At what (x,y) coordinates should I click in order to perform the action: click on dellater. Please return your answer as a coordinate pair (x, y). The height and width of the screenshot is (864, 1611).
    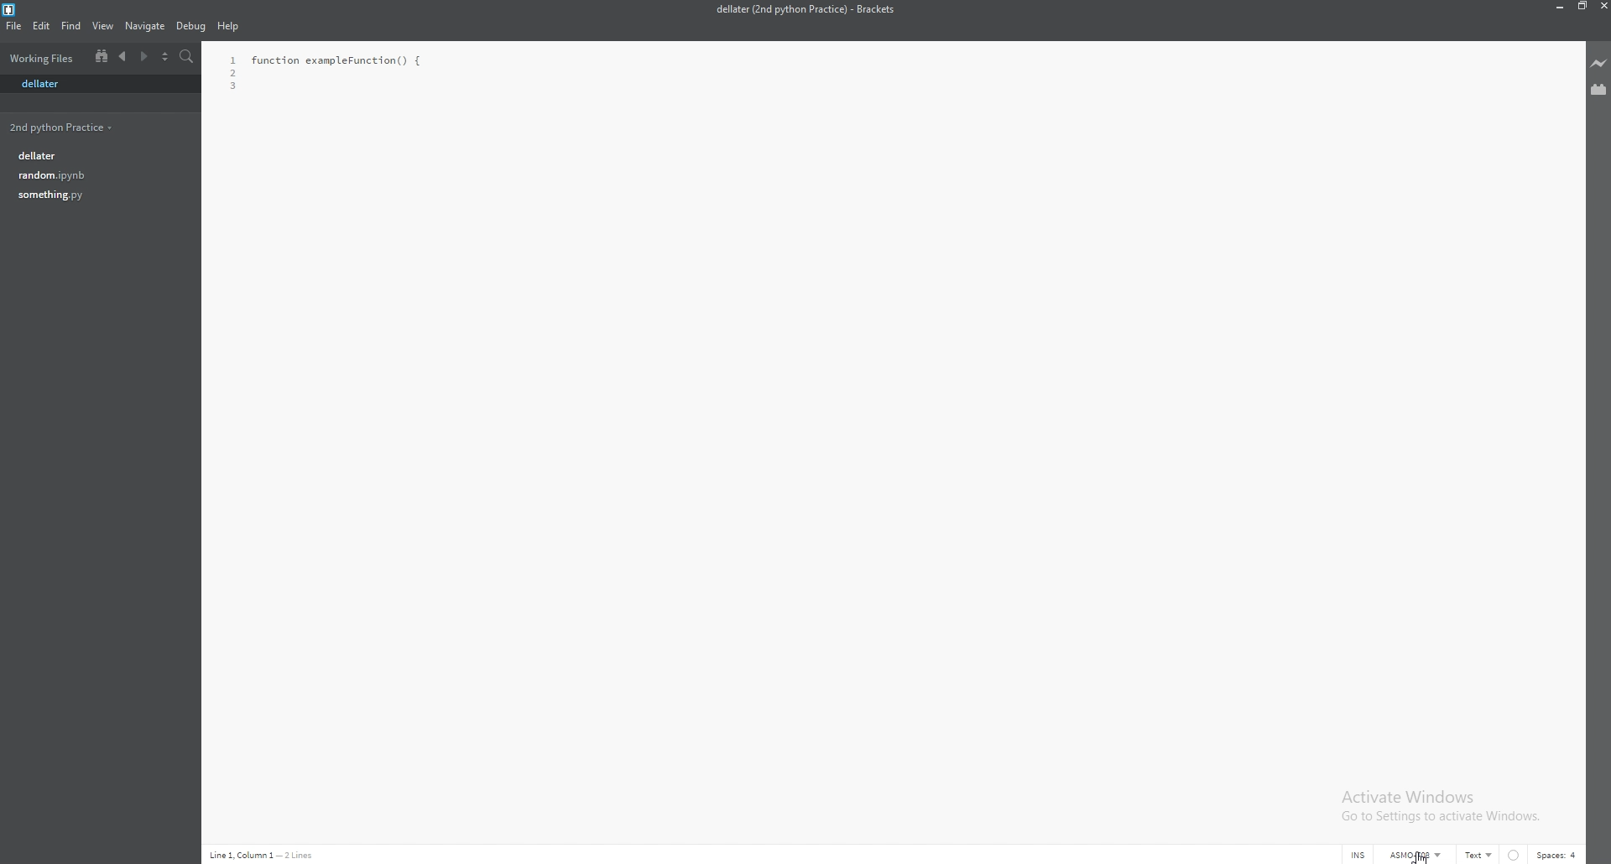
    Looking at the image, I should click on (94, 156).